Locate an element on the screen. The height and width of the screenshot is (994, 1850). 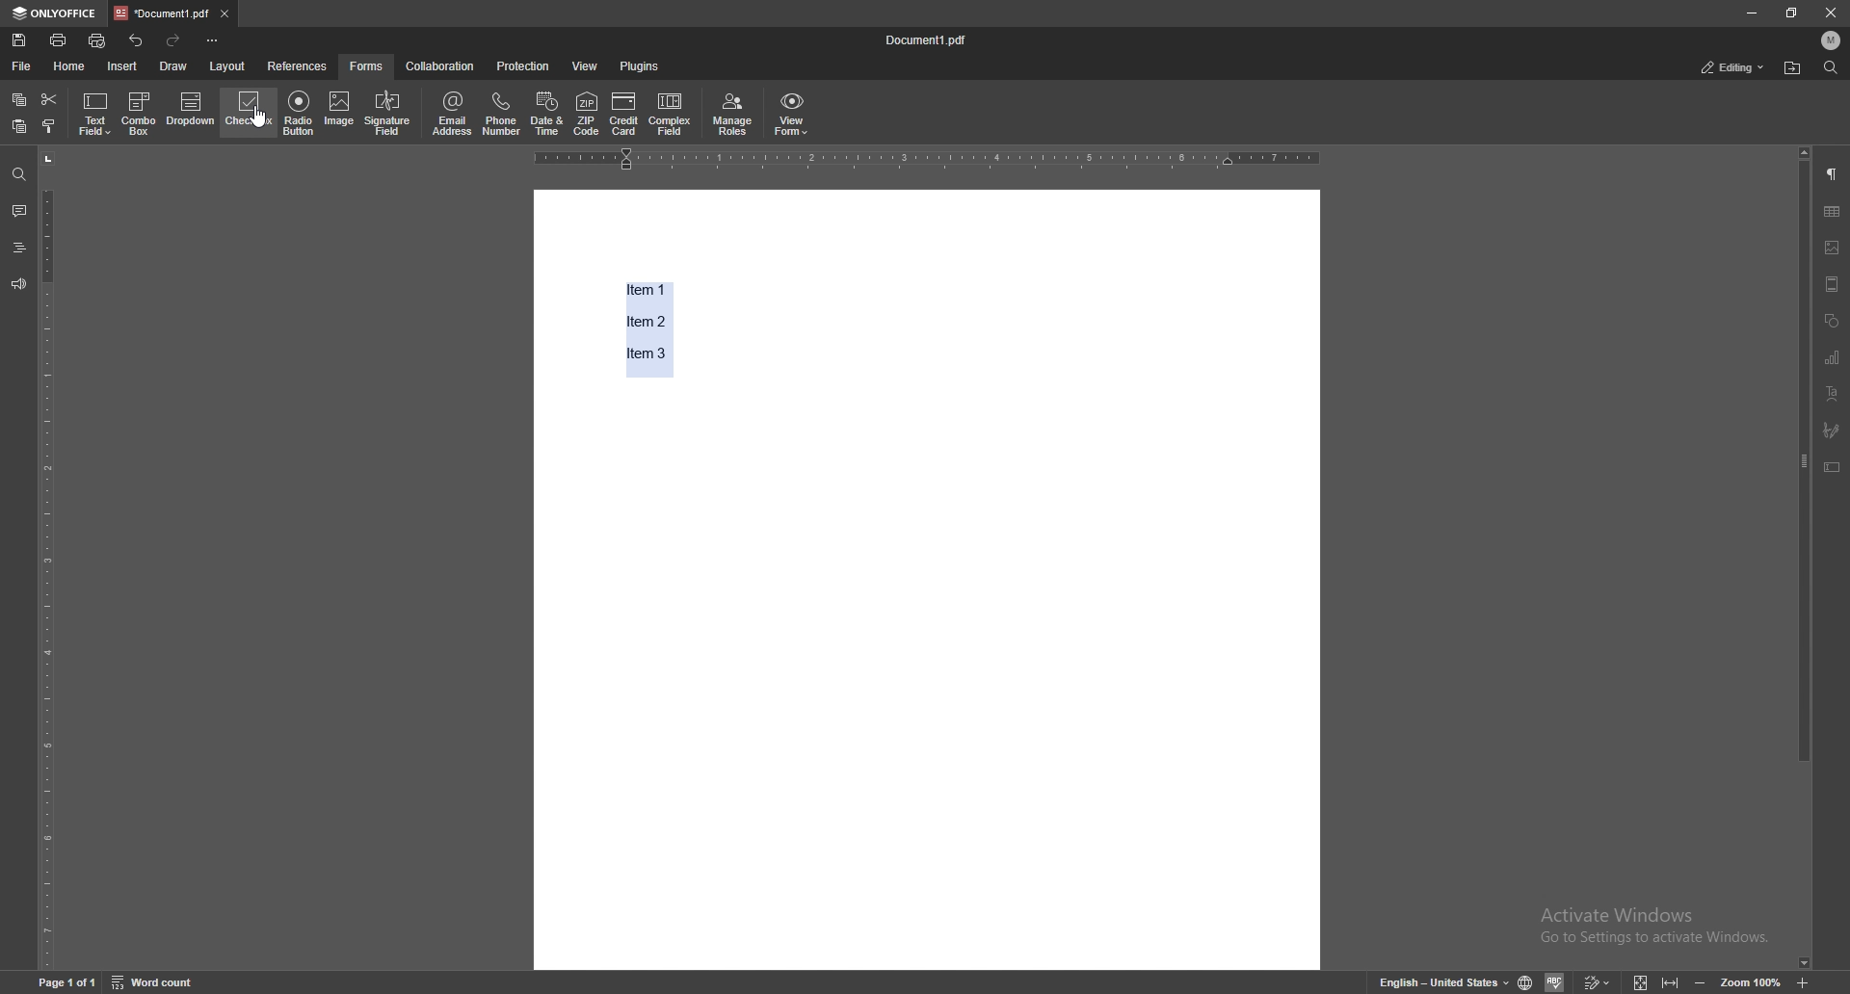
combo box is located at coordinates (139, 115).